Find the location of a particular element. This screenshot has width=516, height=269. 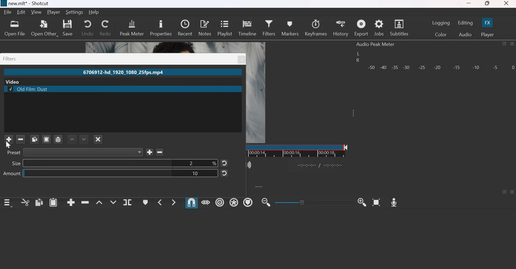

Maximize is located at coordinates (488, 4).